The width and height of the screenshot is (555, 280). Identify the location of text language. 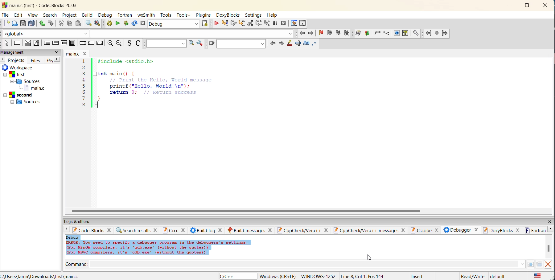
(539, 276).